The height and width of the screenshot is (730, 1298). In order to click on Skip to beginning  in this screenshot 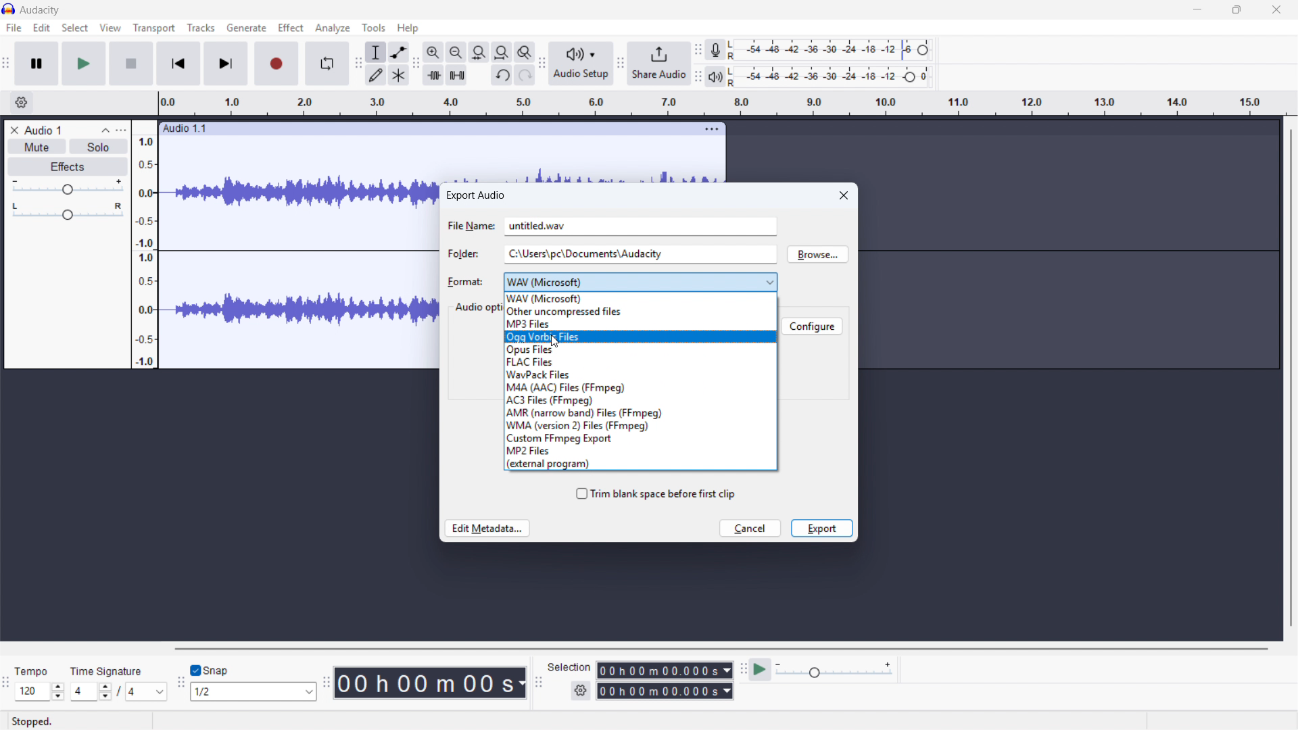, I will do `click(178, 63)`.